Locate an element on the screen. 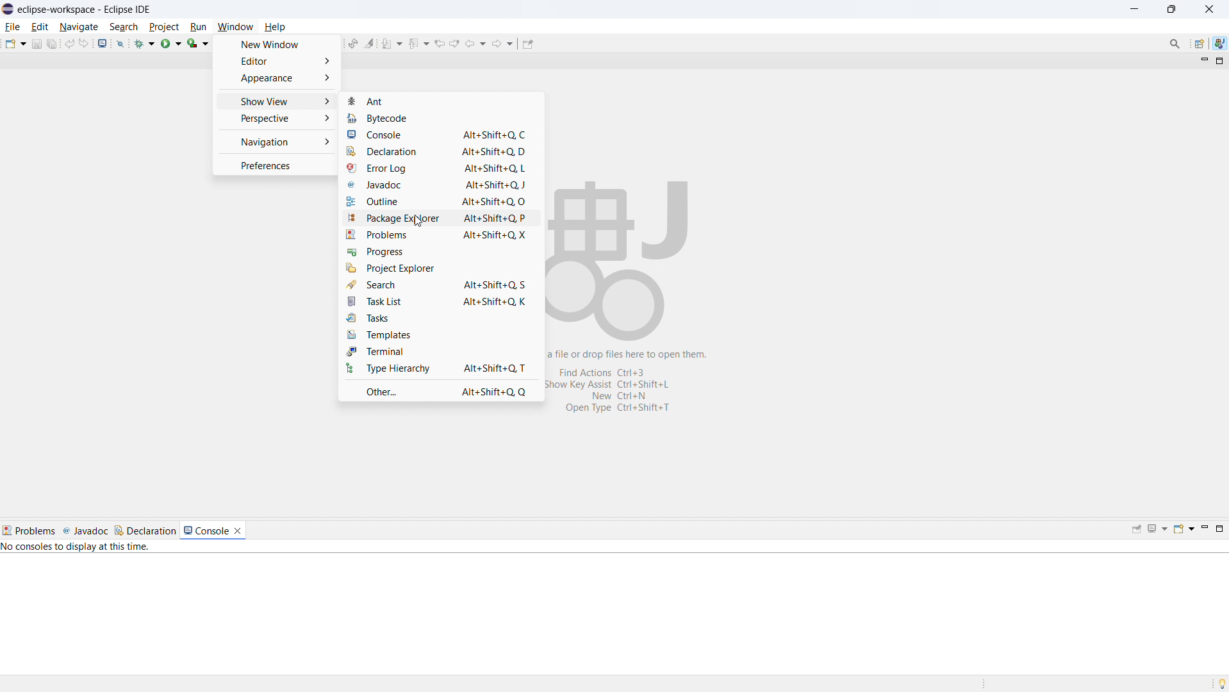 Image resolution: width=1229 pixels, height=692 pixels. previous annotation  is located at coordinates (418, 44).